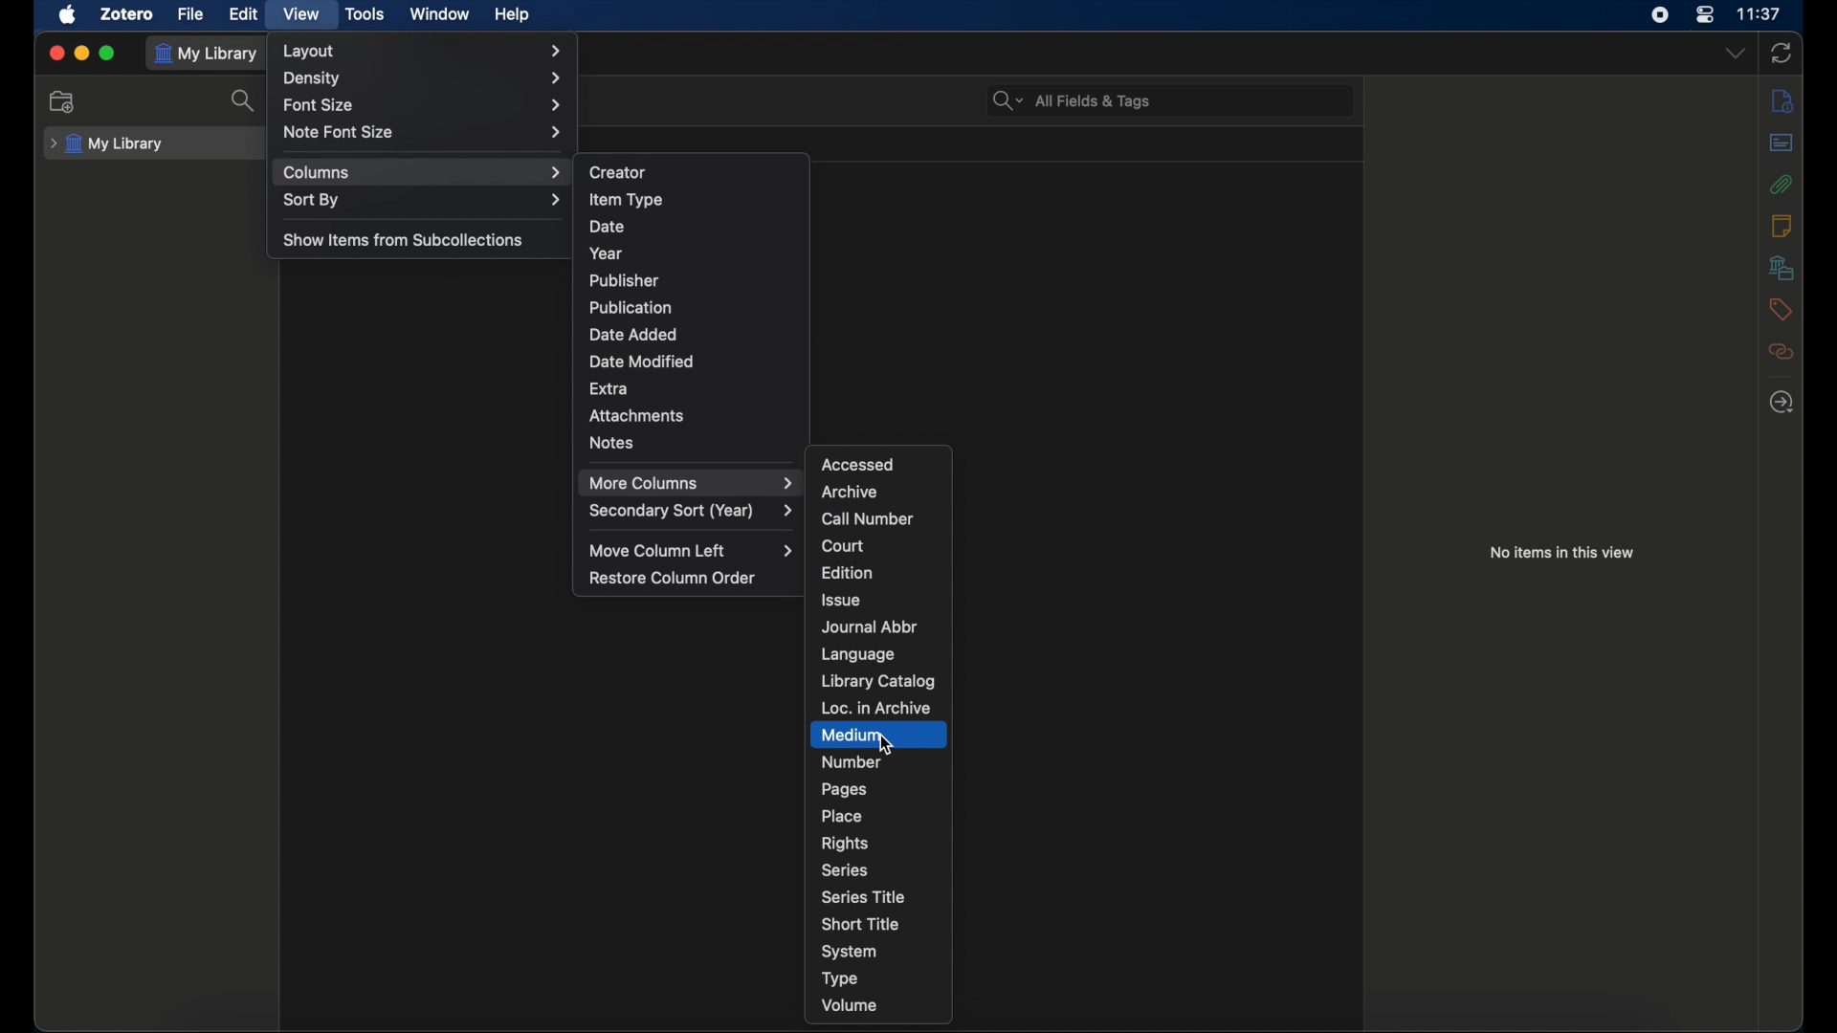 The image size is (1837, 1033). I want to click on edition, so click(850, 572).